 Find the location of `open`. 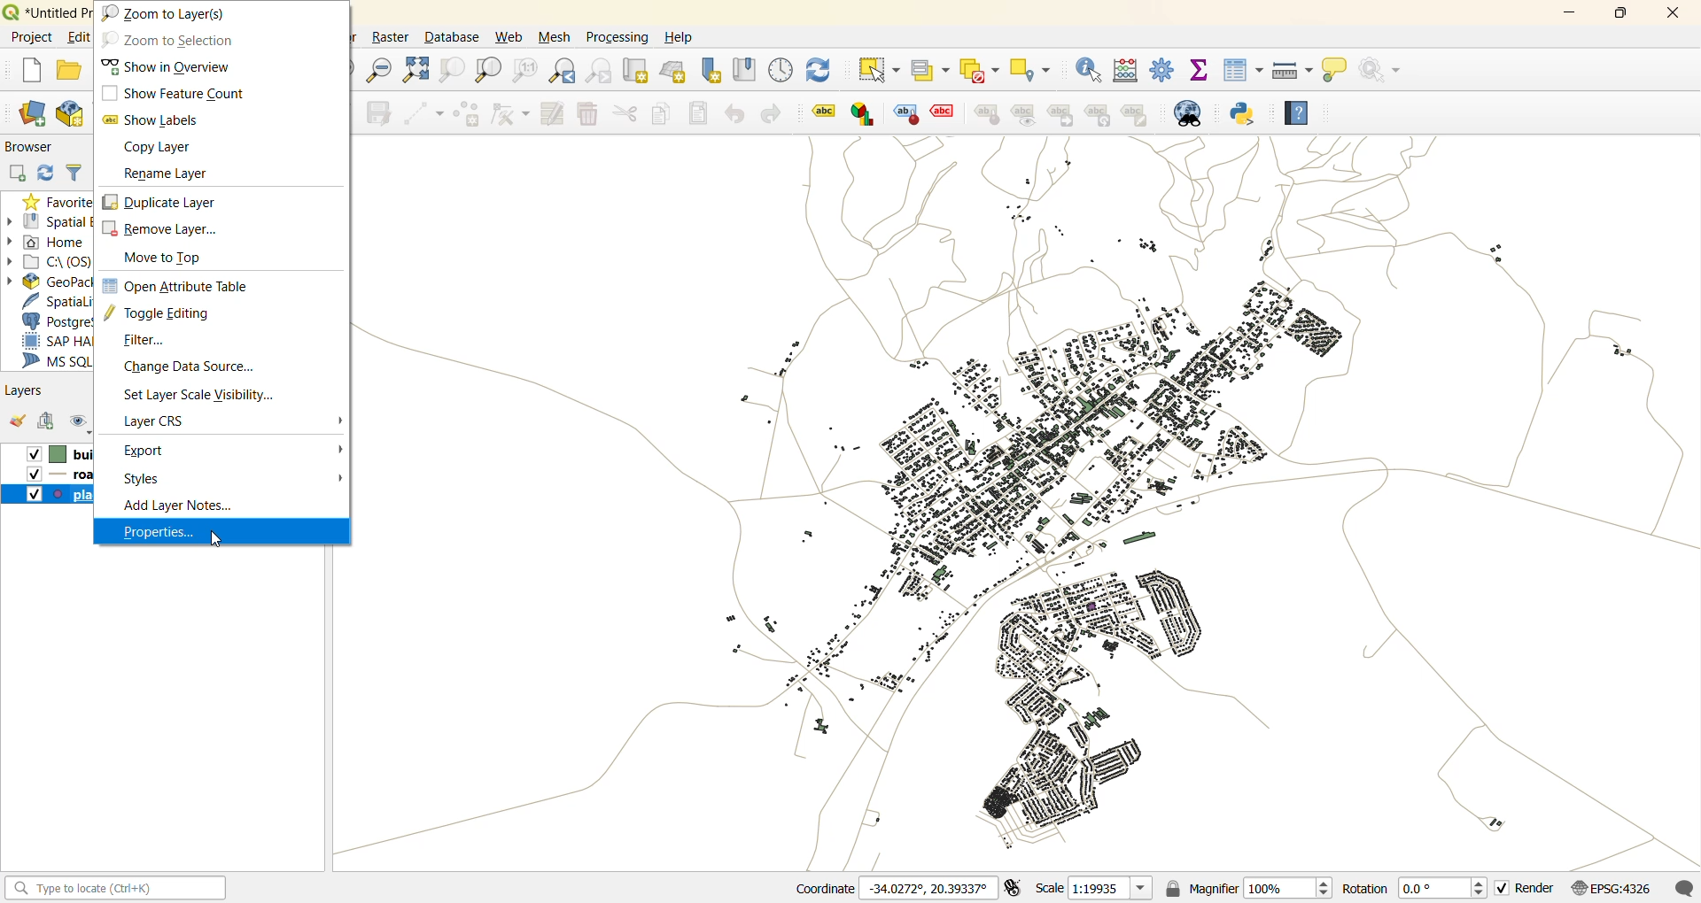

open is located at coordinates (72, 73).